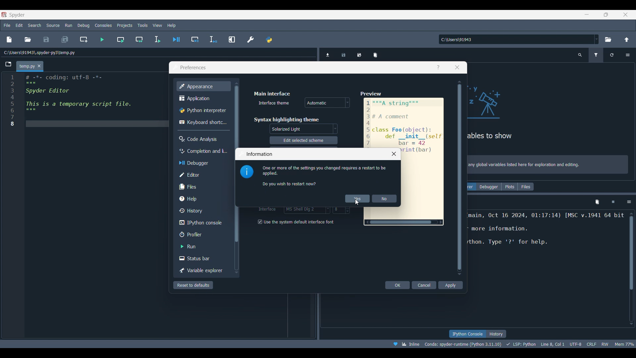 The image size is (636, 358). What do you see at coordinates (20, 25) in the screenshot?
I see `Edit menu` at bounding box center [20, 25].